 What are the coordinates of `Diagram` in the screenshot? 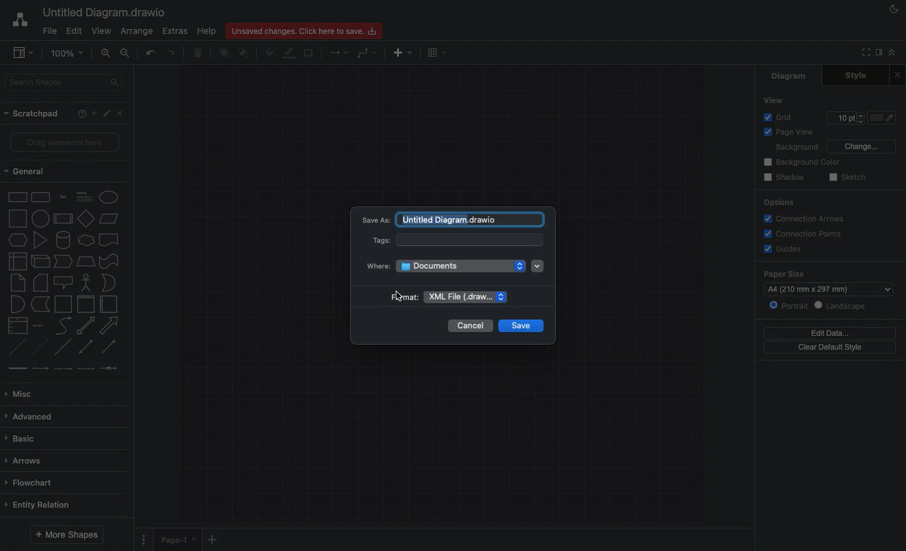 It's located at (790, 75).